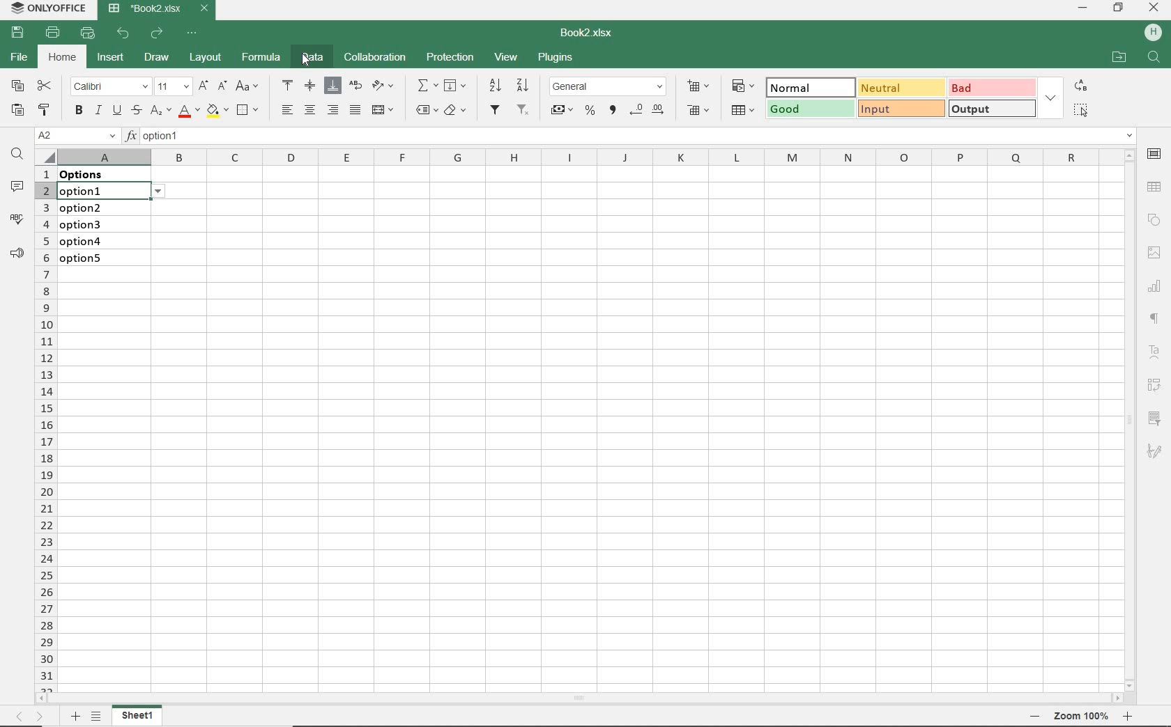 The height and width of the screenshot is (727, 1171). What do you see at coordinates (562, 111) in the screenshot?
I see `ACCOUNTING STYLE` at bounding box center [562, 111].